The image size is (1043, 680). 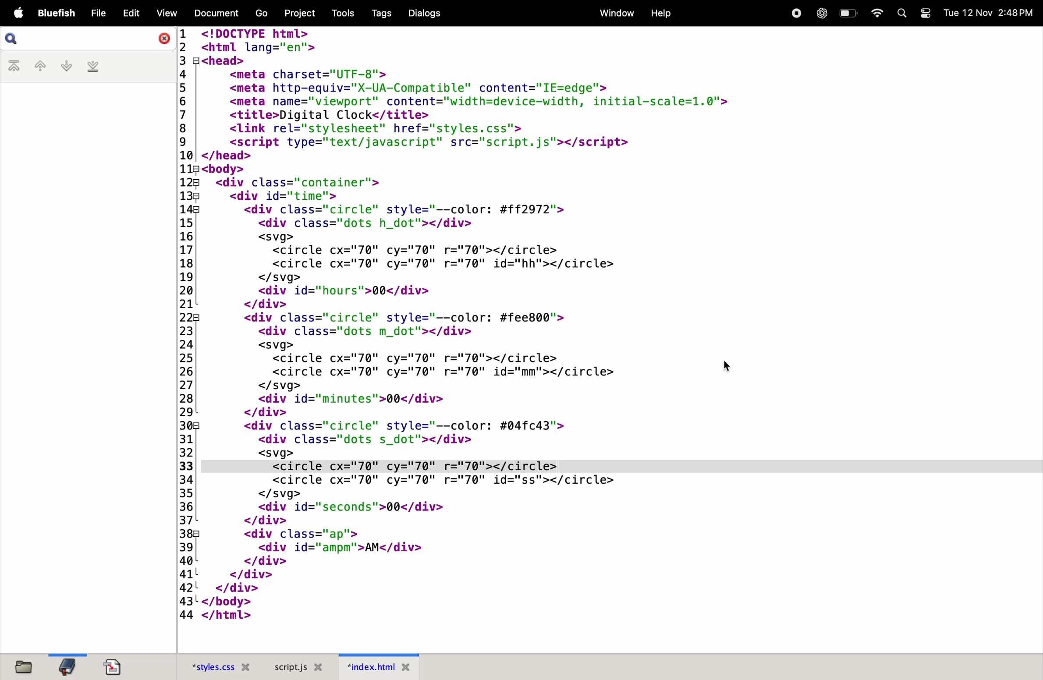 What do you see at coordinates (258, 14) in the screenshot?
I see `go` at bounding box center [258, 14].